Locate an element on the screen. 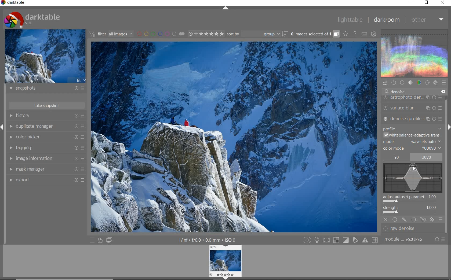 Image resolution: width=451 pixels, height=280 pixels. CURSOR is located at coordinates (415, 170).